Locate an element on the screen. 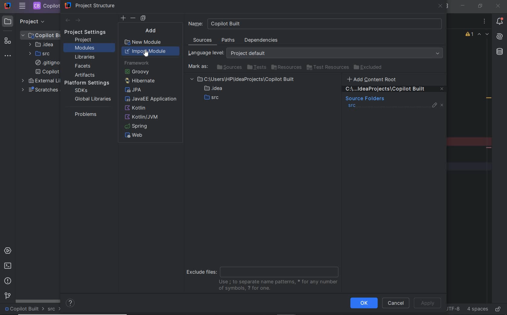  services is located at coordinates (8, 251).